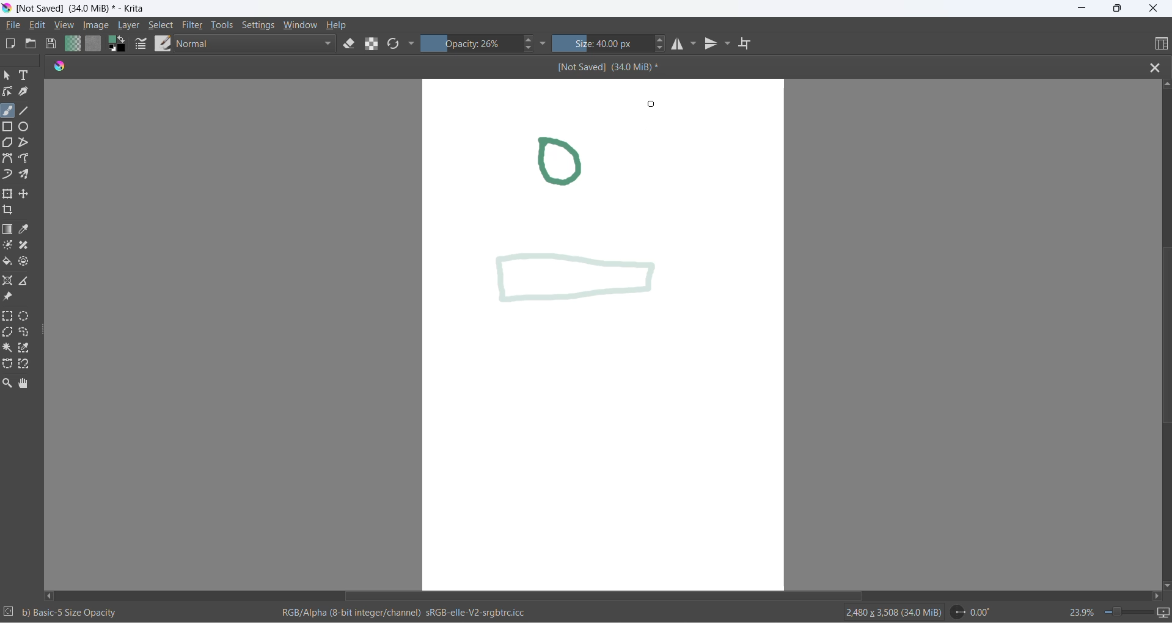 The image size is (1172, 623). What do you see at coordinates (474, 45) in the screenshot?
I see `opacity percentange` at bounding box center [474, 45].